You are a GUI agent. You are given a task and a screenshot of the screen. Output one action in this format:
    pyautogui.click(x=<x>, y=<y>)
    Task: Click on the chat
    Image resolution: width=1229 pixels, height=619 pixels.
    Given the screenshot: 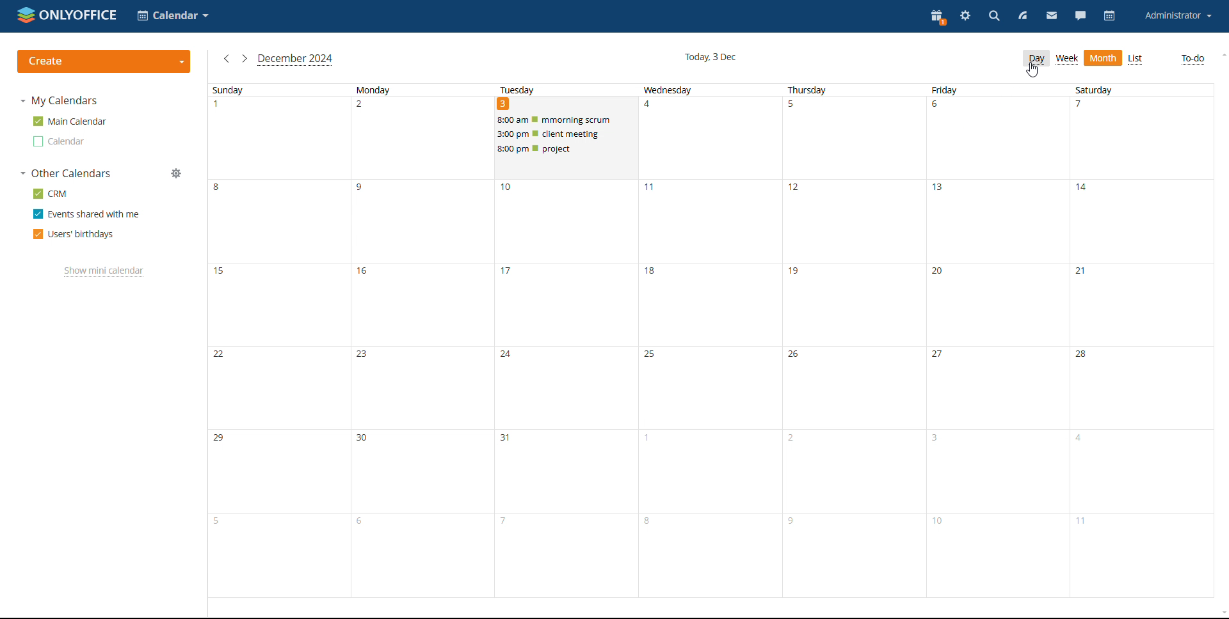 What is the action you would take?
    pyautogui.click(x=1080, y=15)
    